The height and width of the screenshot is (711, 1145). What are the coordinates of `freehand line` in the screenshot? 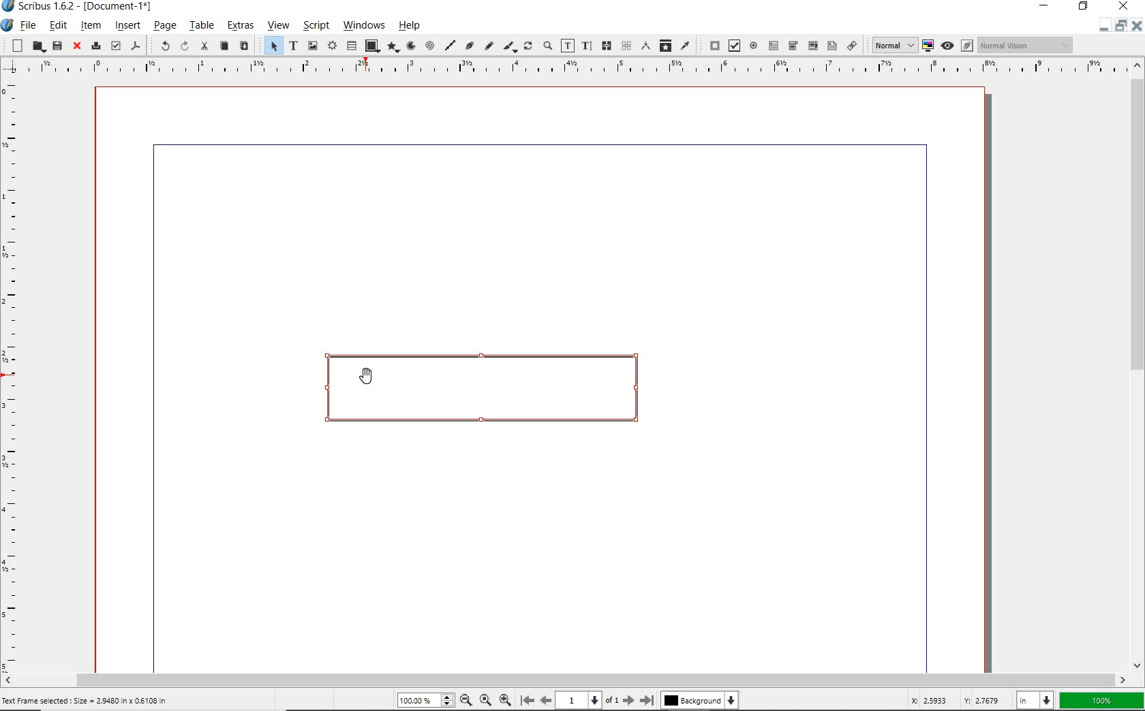 It's located at (487, 46).